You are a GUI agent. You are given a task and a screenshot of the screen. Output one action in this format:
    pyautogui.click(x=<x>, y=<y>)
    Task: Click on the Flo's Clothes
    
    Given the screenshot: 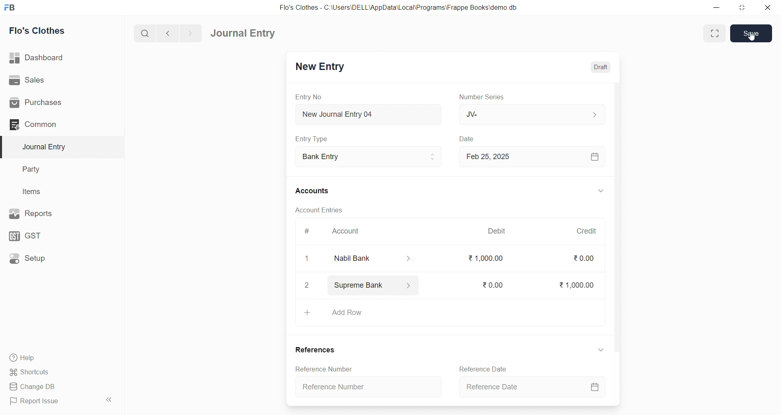 What is the action you would take?
    pyautogui.click(x=58, y=31)
    